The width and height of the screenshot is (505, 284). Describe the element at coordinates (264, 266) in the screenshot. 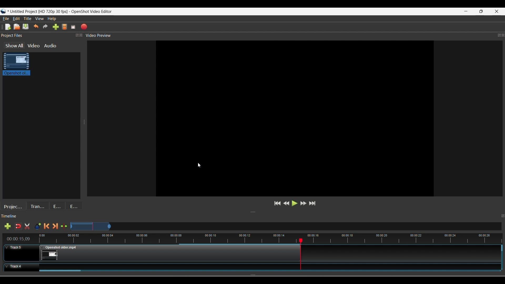

I see `Clip at Track Panel` at that location.